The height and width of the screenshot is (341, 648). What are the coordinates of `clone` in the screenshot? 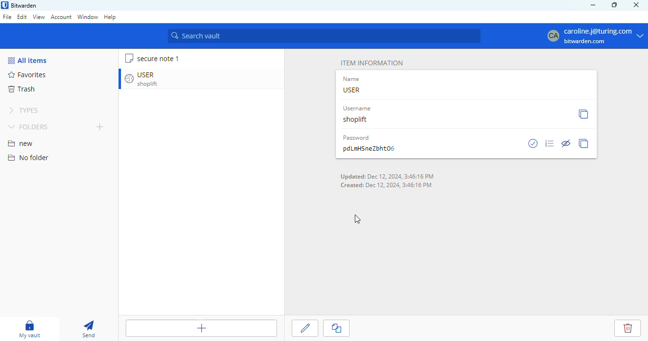 It's located at (336, 328).